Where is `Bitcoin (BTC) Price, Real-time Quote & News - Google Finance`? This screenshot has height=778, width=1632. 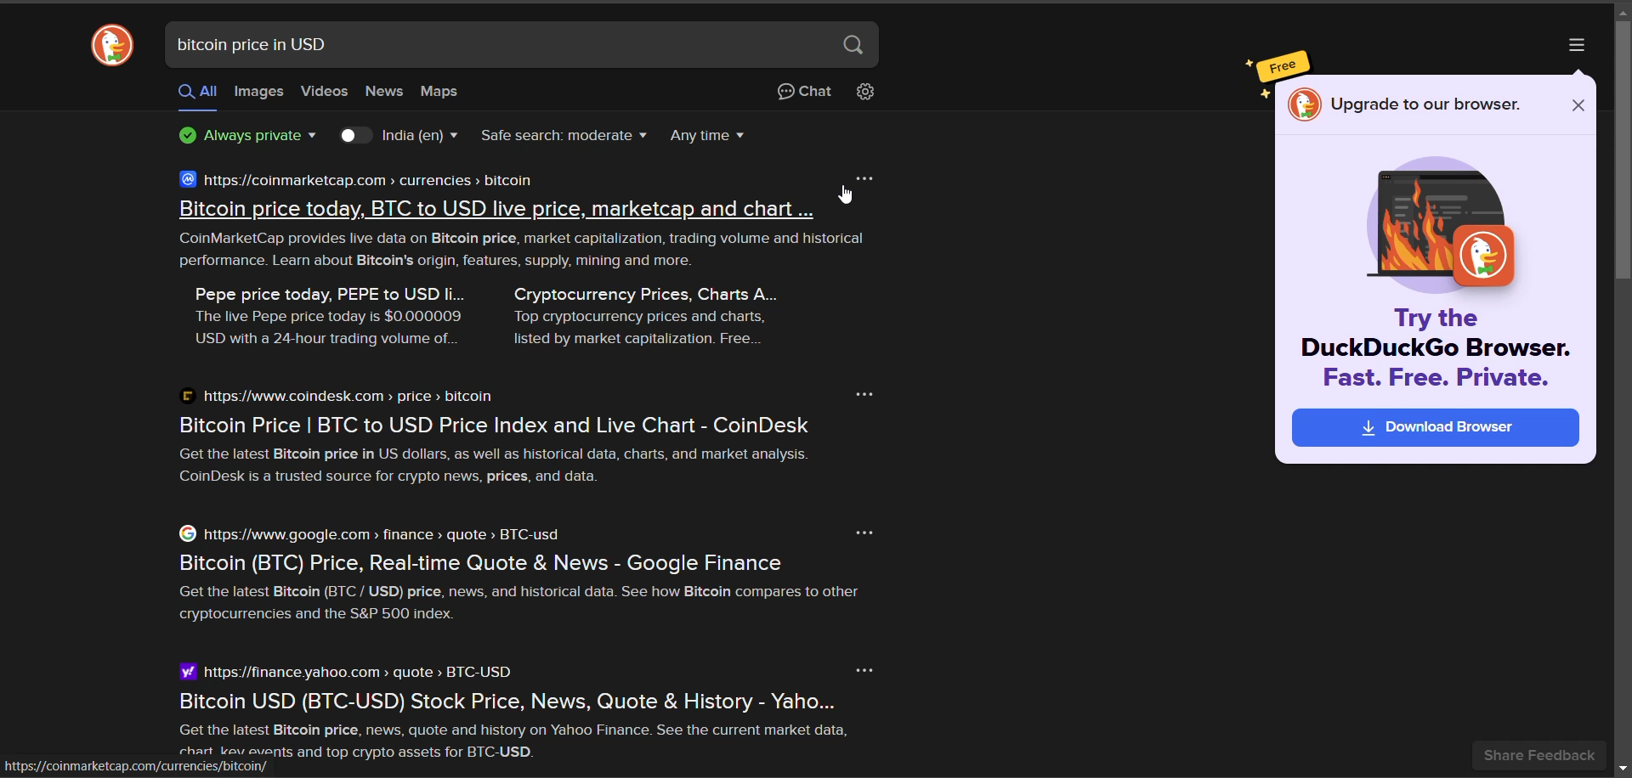 Bitcoin (BTC) Price, Real-time Quote & News - Google Finance is located at coordinates (485, 561).